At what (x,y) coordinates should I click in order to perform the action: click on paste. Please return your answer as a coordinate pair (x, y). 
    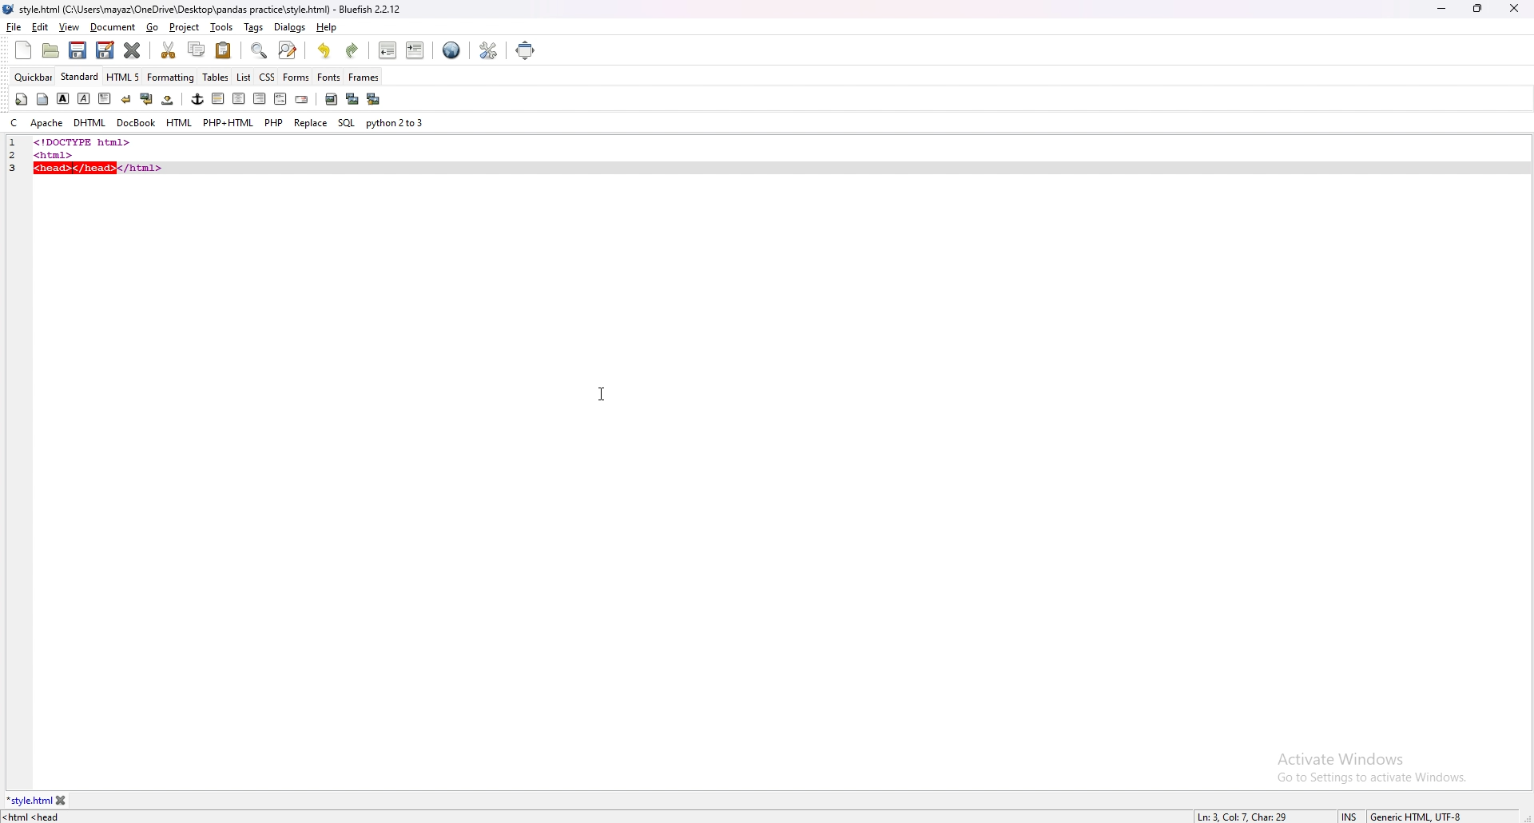
    Looking at the image, I should click on (224, 50).